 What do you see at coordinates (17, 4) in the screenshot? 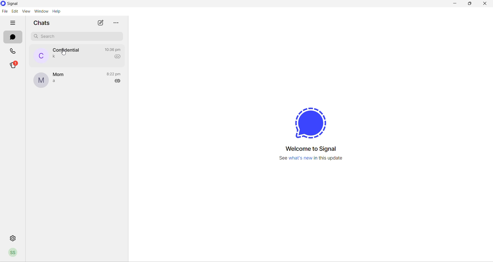
I see `Signal logo` at bounding box center [17, 4].